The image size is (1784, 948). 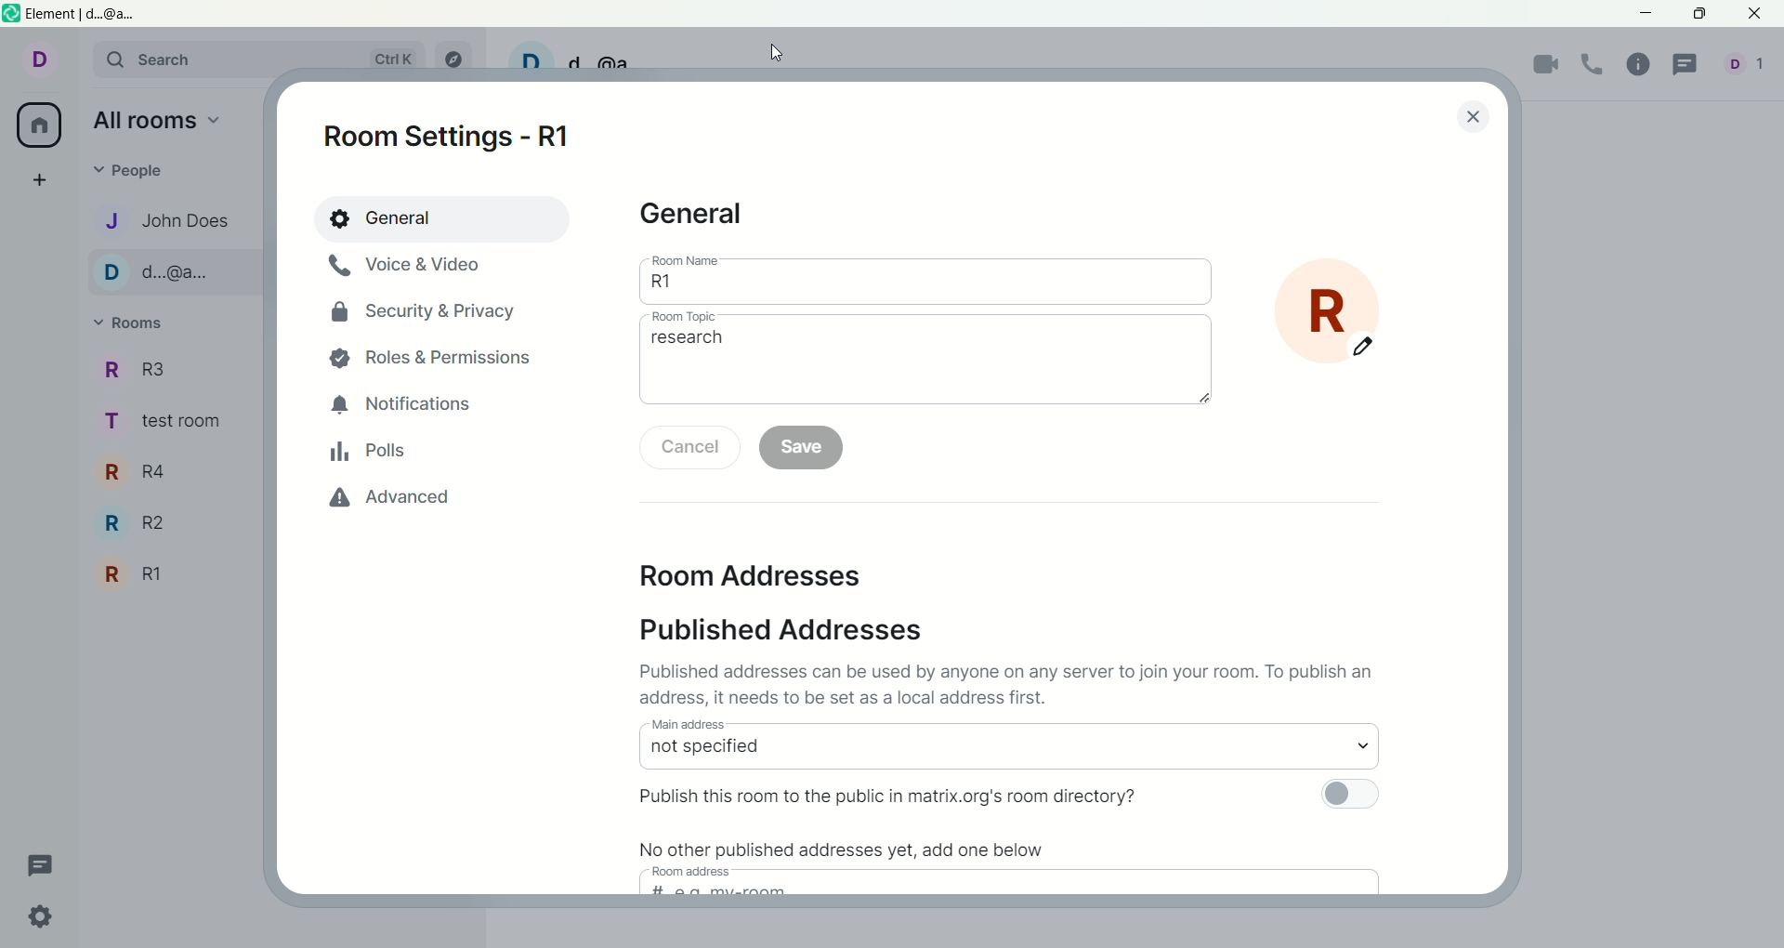 What do you see at coordinates (689, 444) in the screenshot?
I see `cancel` at bounding box center [689, 444].